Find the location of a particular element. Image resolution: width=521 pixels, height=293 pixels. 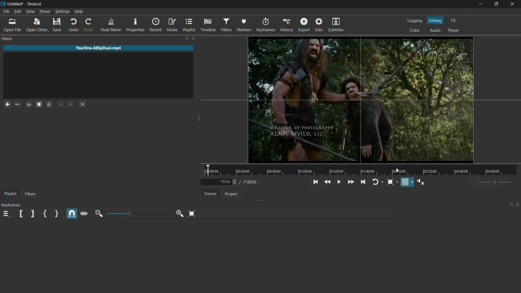

skip to the previous point is located at coordinates (314, 181).